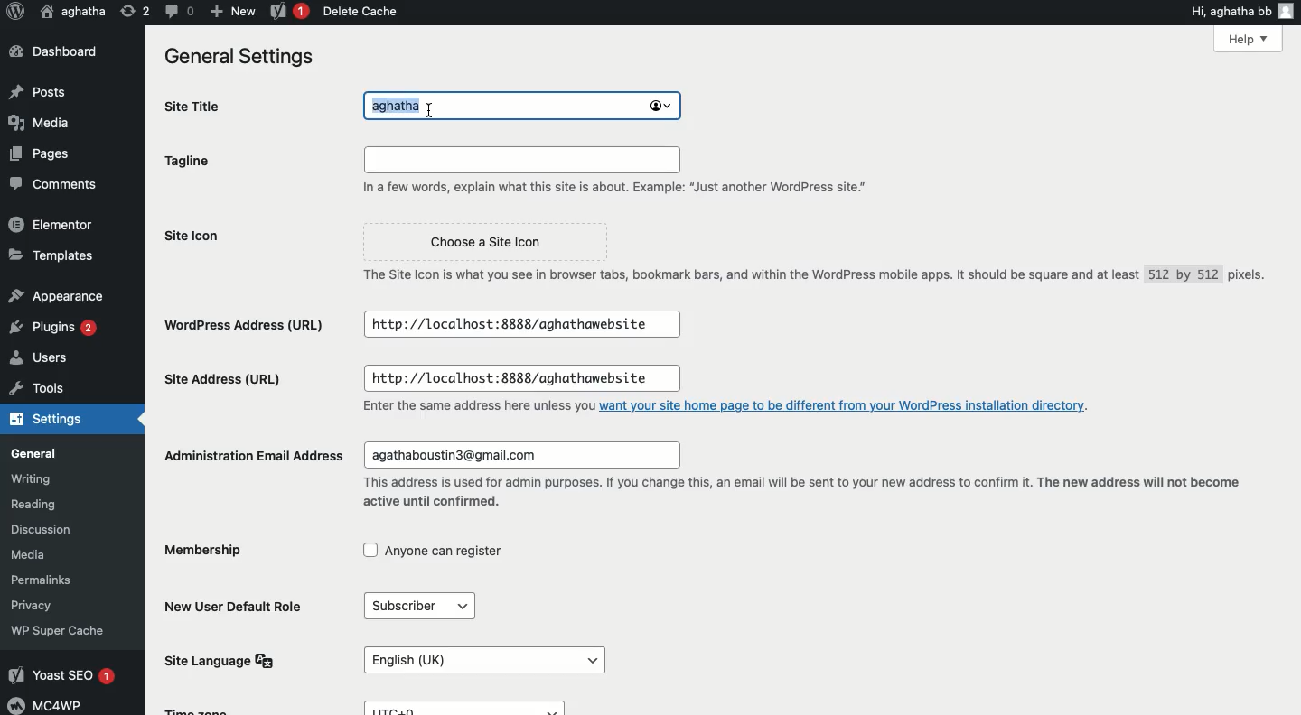 The image size is (1301, 715). I want to click on Templates, so click(51, 255).